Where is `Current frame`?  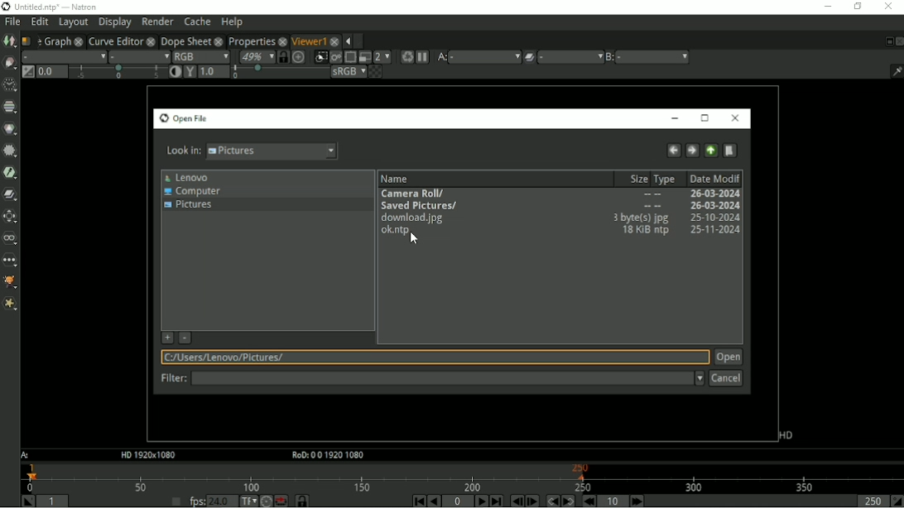 Current frame is located at coordinates (459, 501).